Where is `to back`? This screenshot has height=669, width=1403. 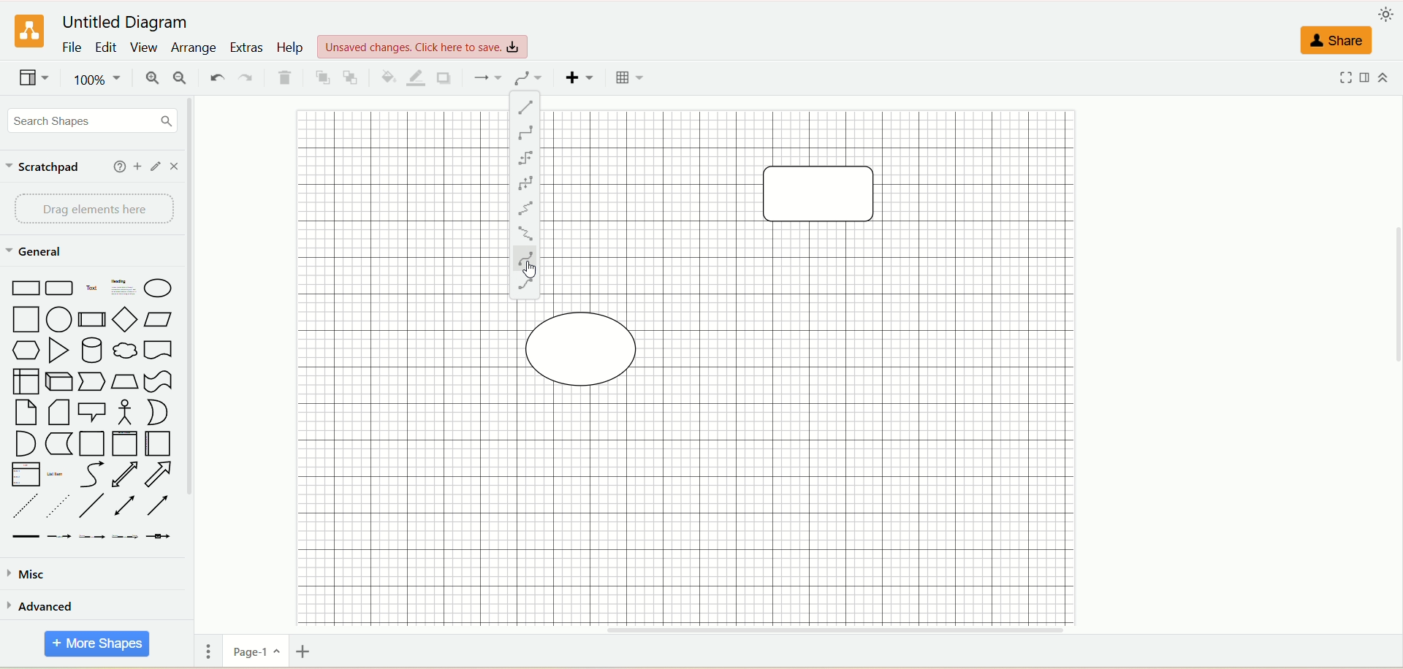
to back is located at coordinates (354, 77).